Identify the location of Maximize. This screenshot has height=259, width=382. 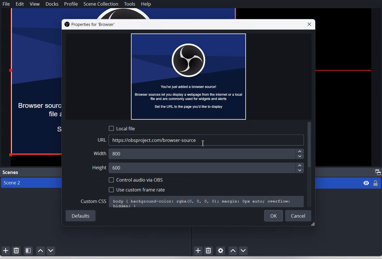
(378, 172).